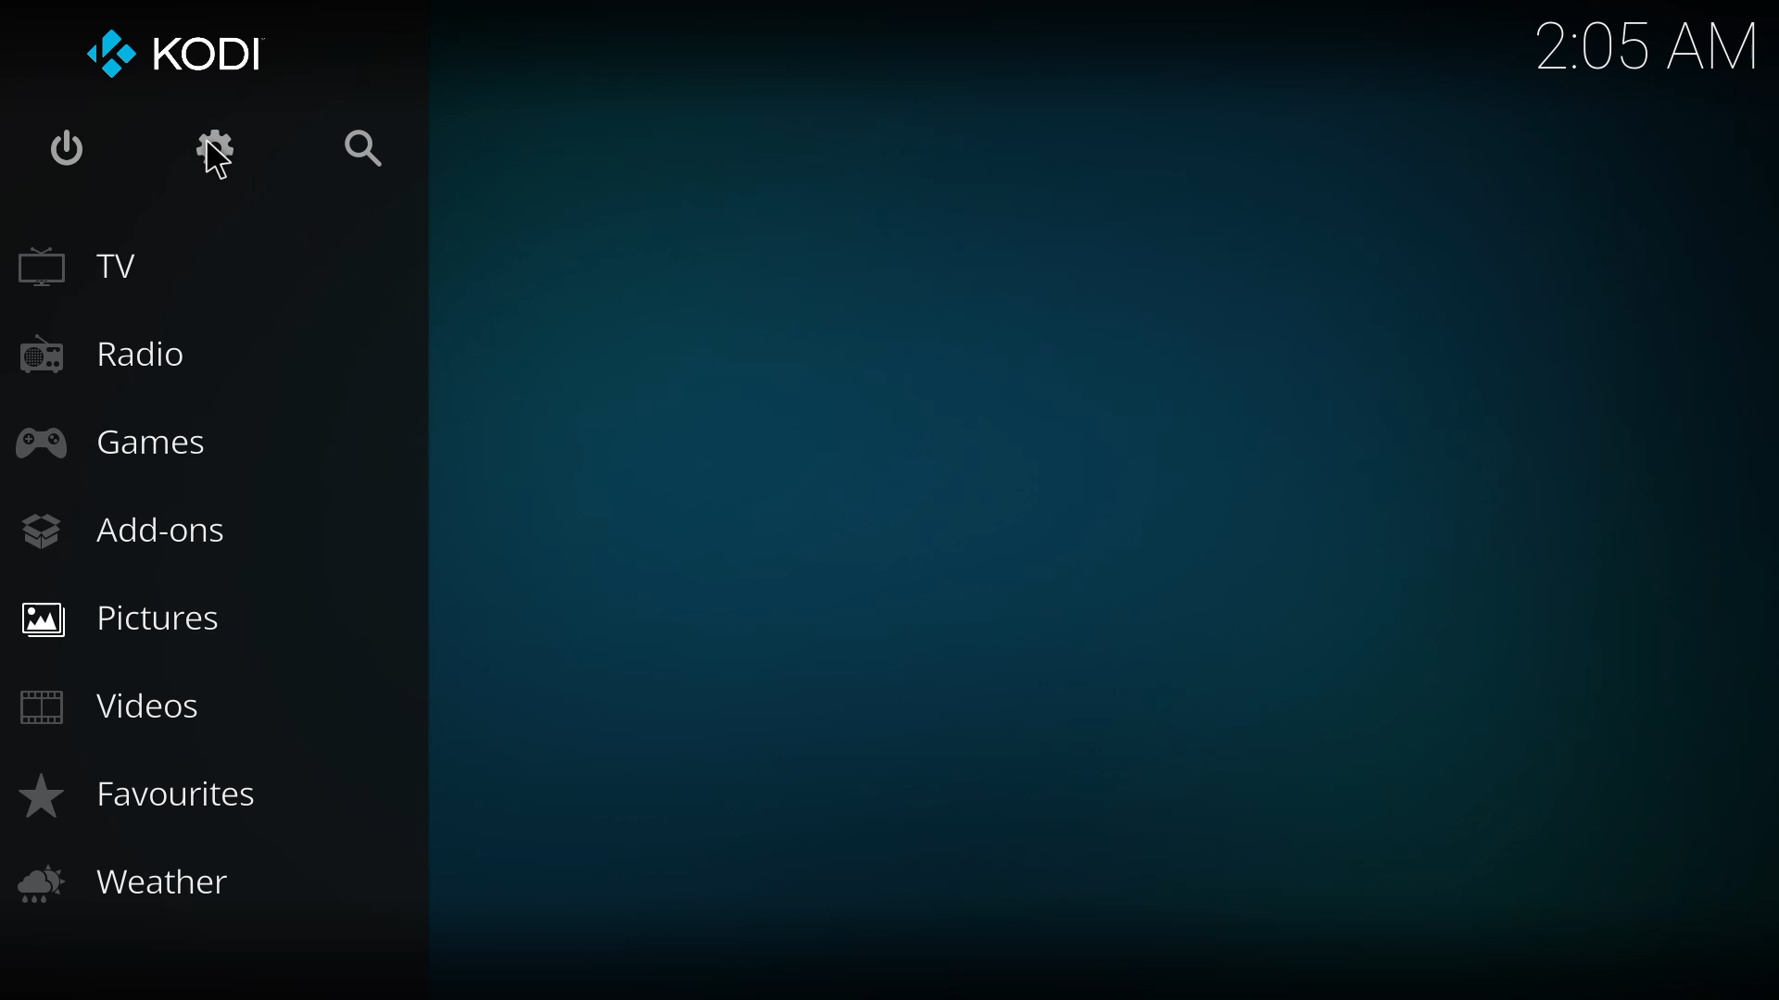  What do you see at coordinates (75, 145) in the screenshot?
I see `power` at bounding box center [75, 145].